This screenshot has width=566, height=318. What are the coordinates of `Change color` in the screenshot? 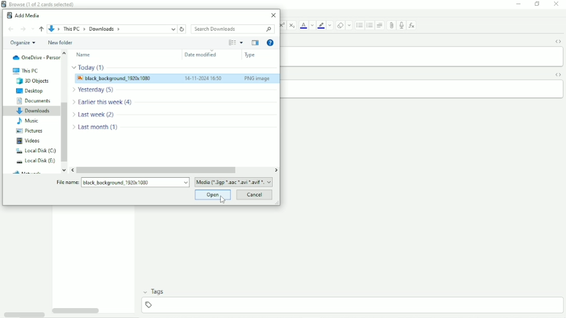 It's located at (330, 25).